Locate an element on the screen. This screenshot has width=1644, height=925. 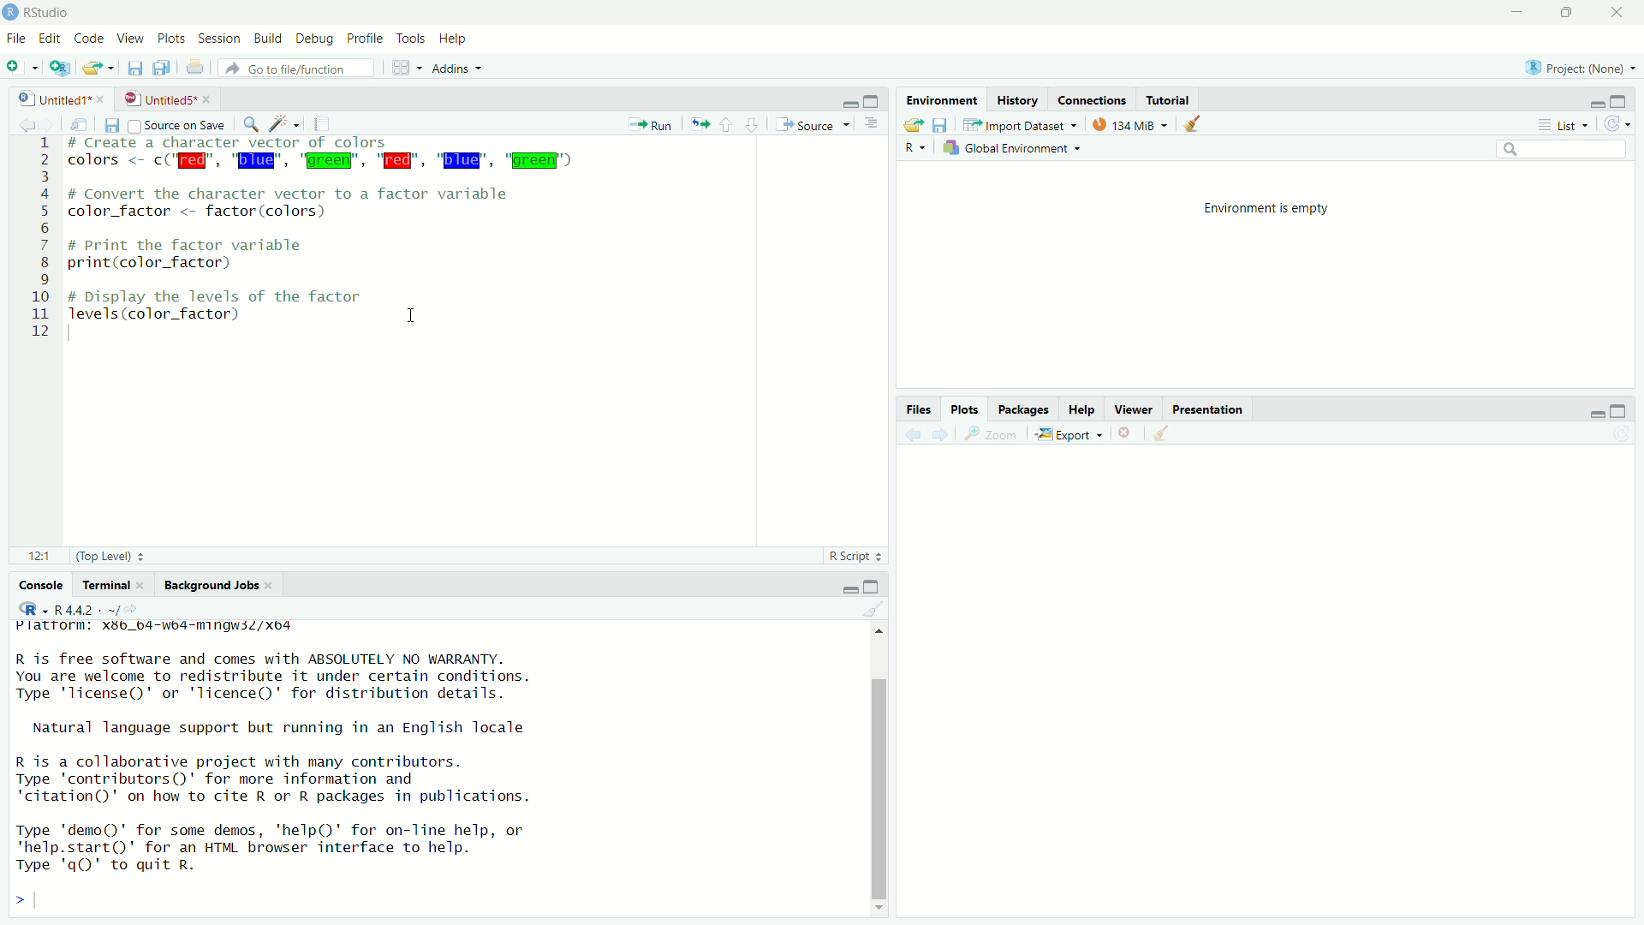
go forward to the next source location is located at coordinates (53, 124).